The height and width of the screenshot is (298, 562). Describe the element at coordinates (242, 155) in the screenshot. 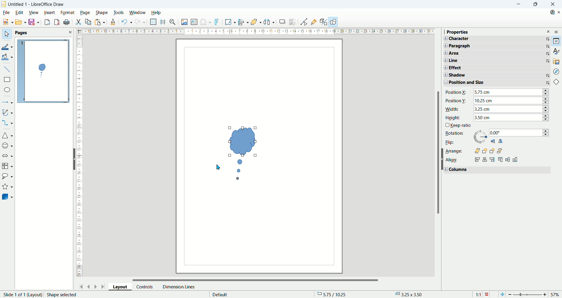

I see `Callout shape` at that location.